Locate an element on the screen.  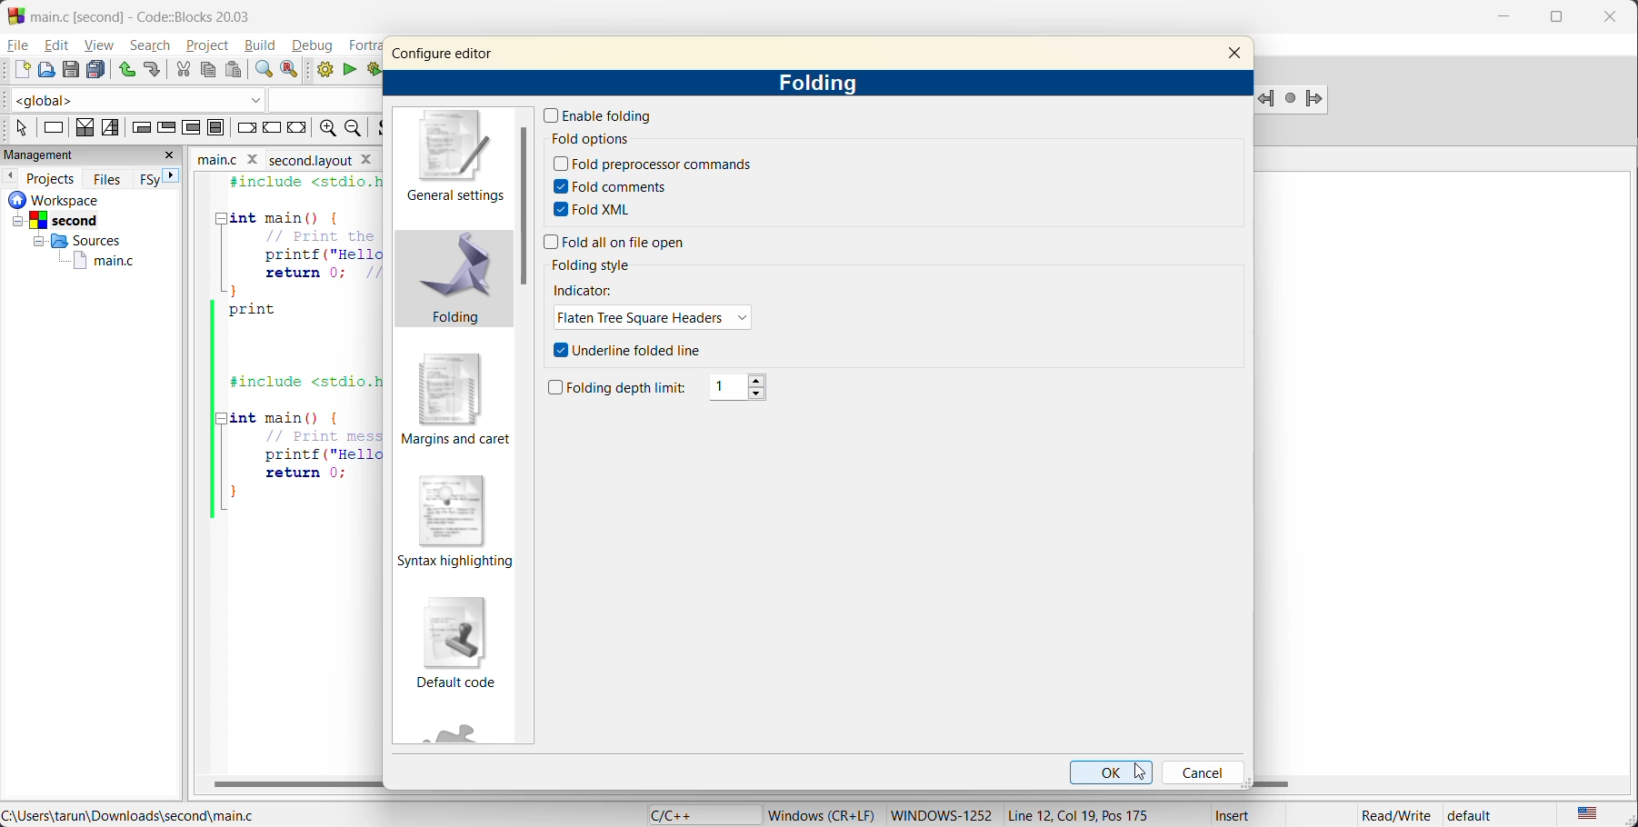
FSy is located at coordinates (148, 183).